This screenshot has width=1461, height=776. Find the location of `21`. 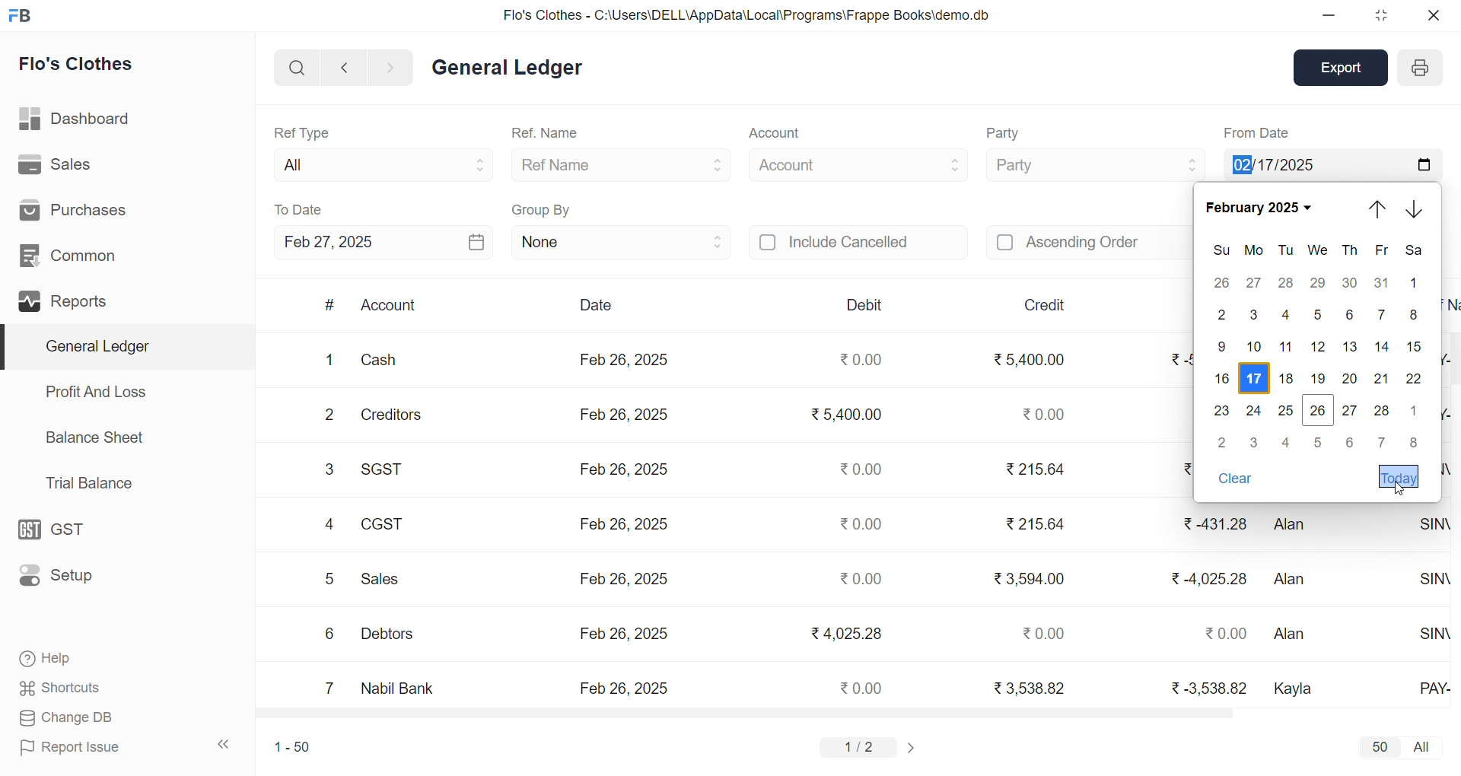

21 is located at coordinates (1380, 380).